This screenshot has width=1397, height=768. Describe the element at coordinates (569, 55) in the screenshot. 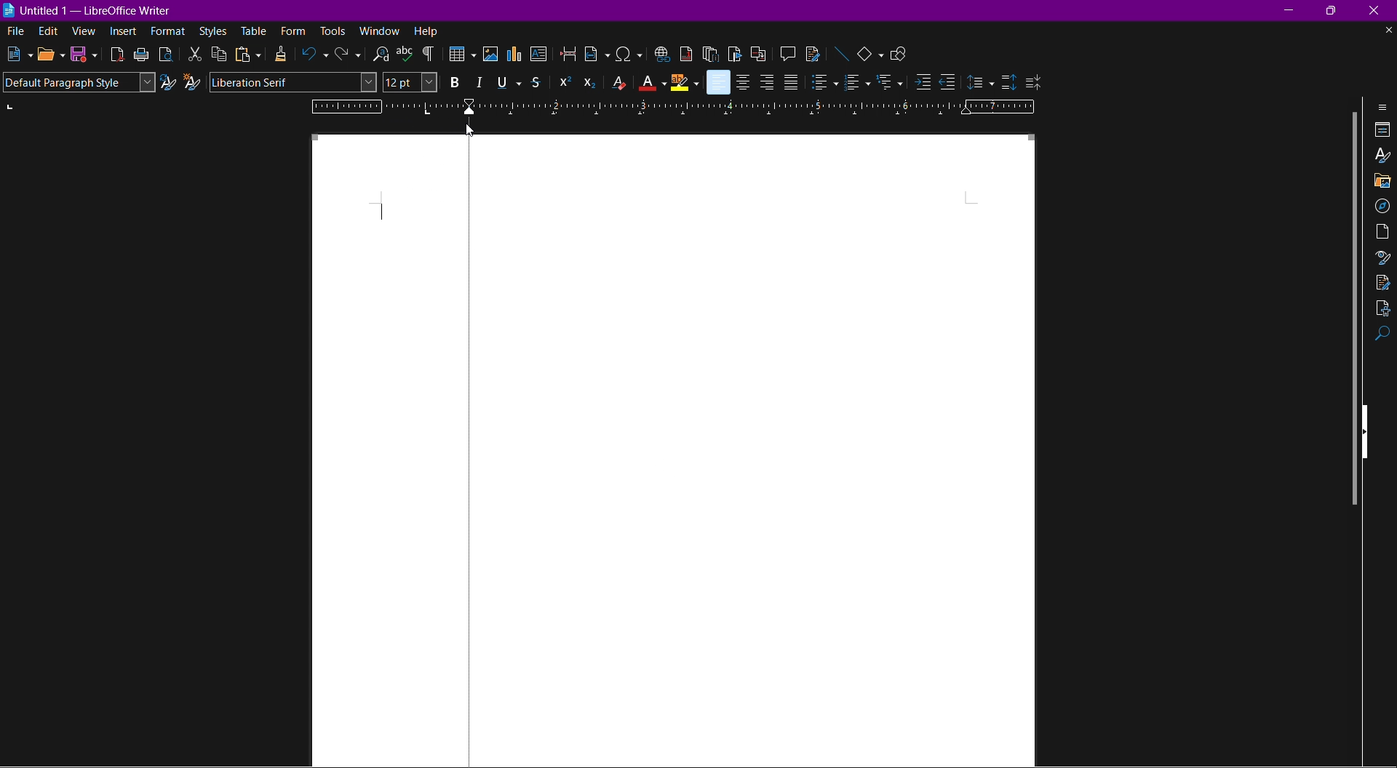

I see `Insert page break` at that location.